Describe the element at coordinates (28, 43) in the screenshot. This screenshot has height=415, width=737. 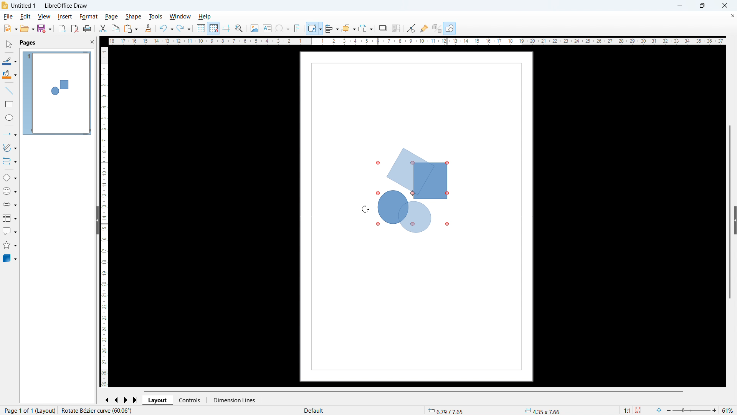
I see `Pages ` at that location.